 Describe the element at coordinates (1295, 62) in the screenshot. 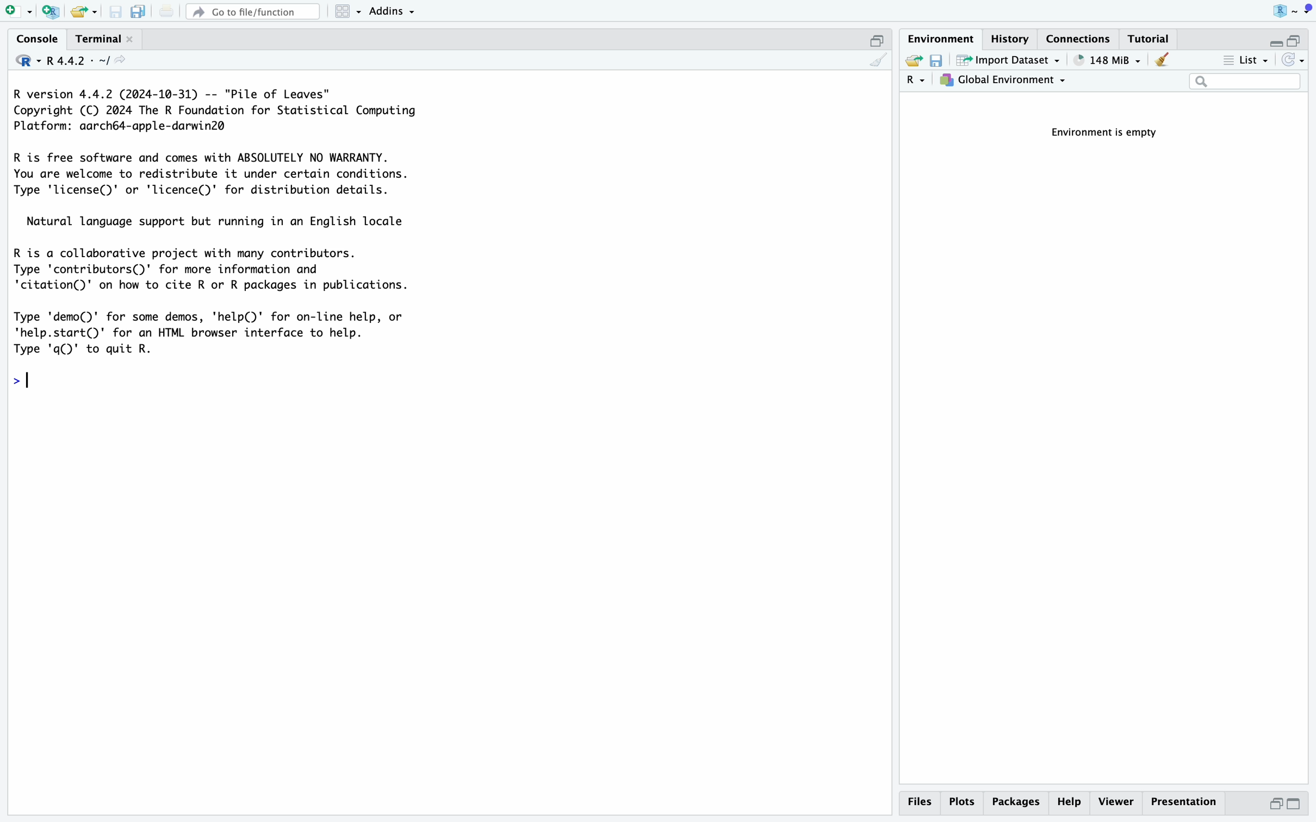

I see `refresh the list of objects in the environment` at that location.